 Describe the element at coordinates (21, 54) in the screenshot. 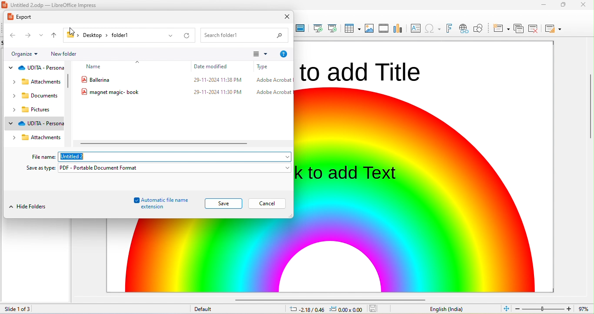

I see `organize` at that location.